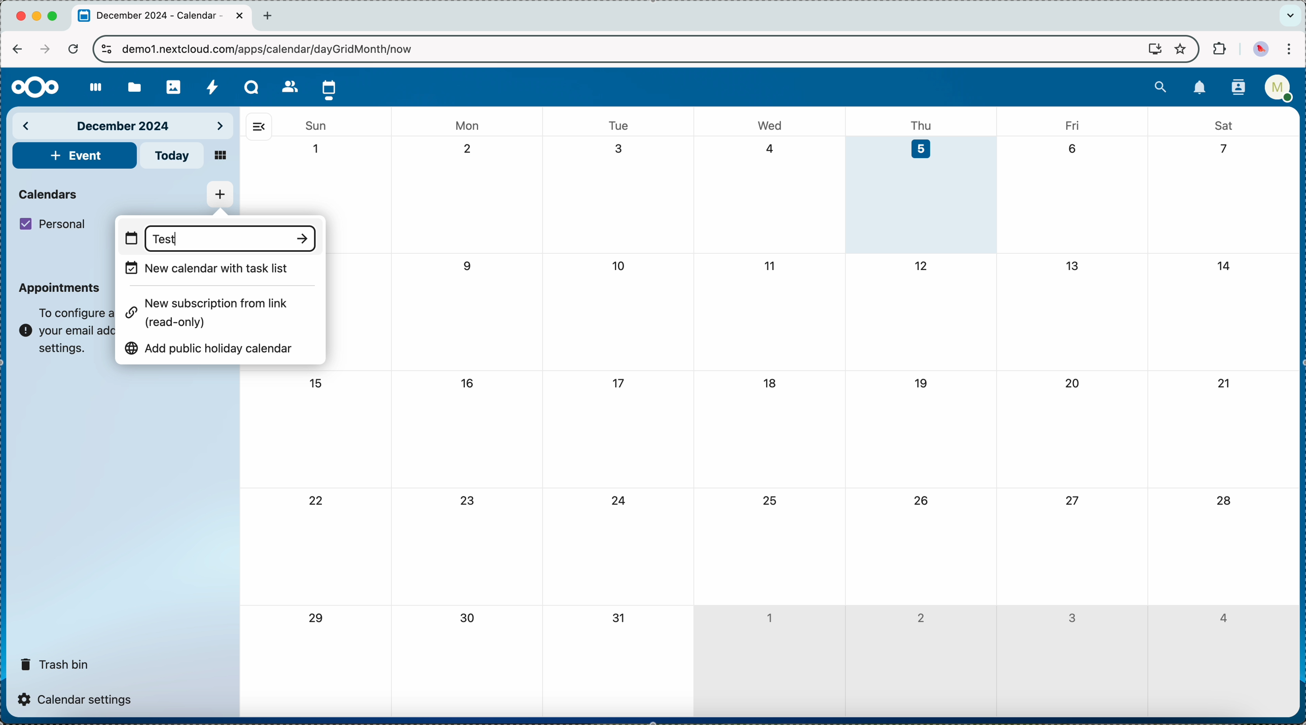 This screenshot has width=1306, height=725. I want to click on typing name, so click(219, 237).